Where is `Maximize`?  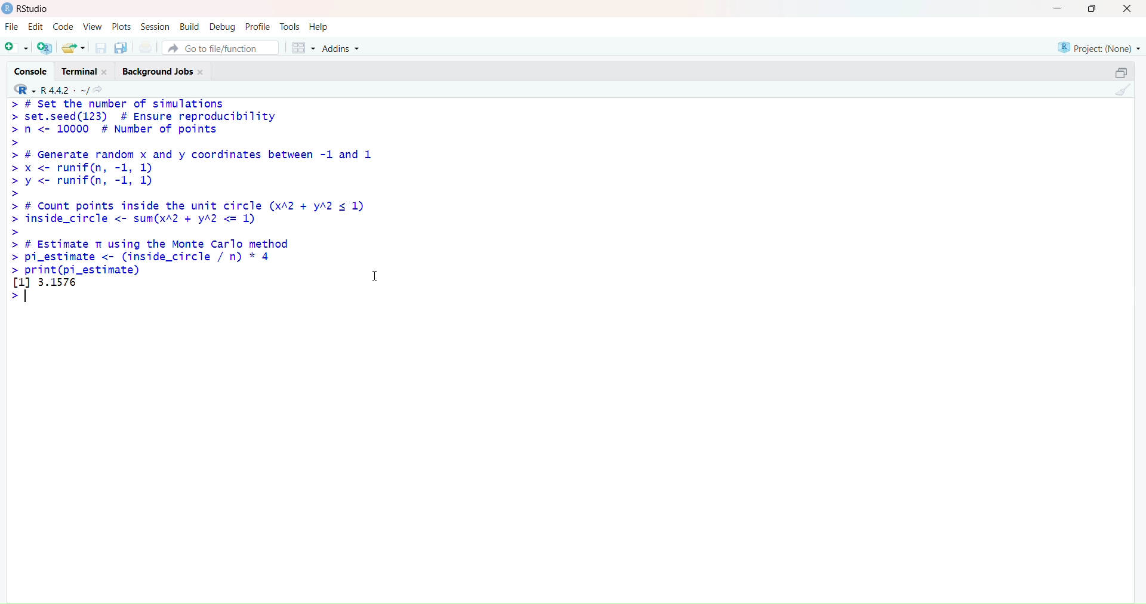 Maximize is located at coordinates (1094, 11).